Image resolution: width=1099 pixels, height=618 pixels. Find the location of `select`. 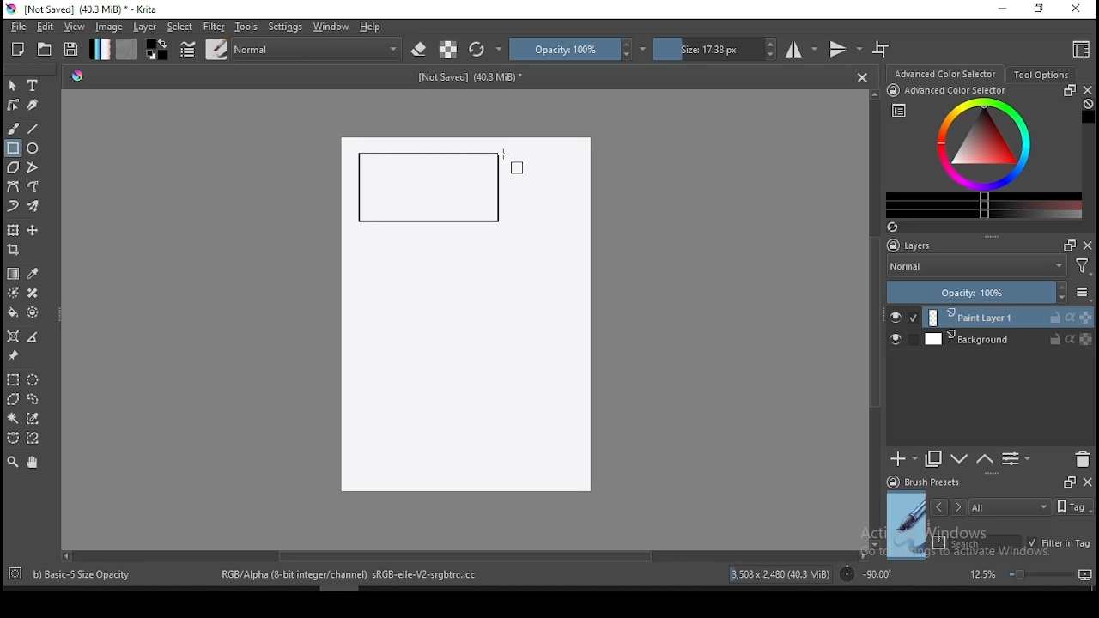

select is located at coordinates (180, 27).